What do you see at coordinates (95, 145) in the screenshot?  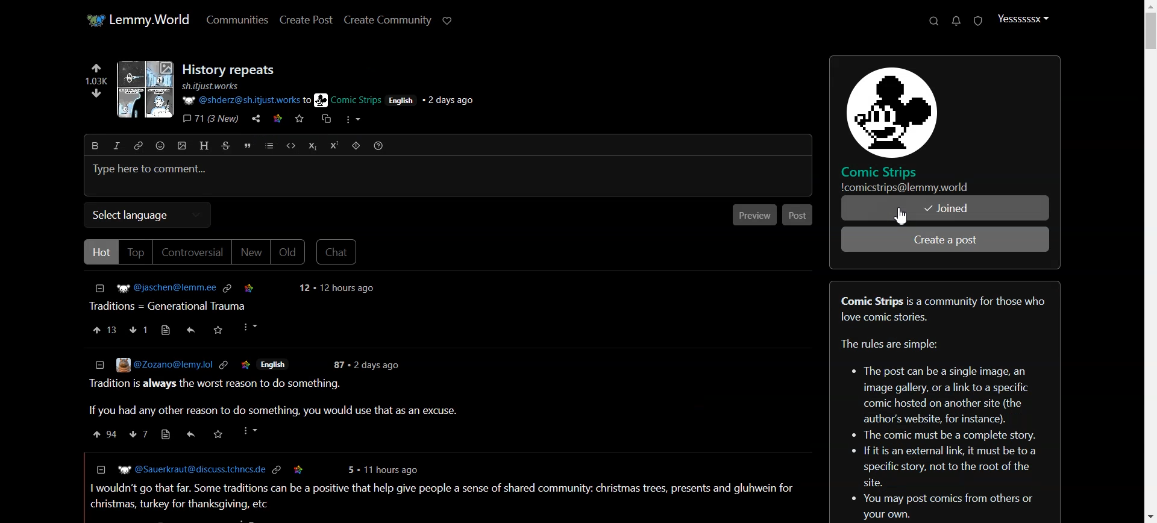 I see `Bold` at bounding box center [95, 145].